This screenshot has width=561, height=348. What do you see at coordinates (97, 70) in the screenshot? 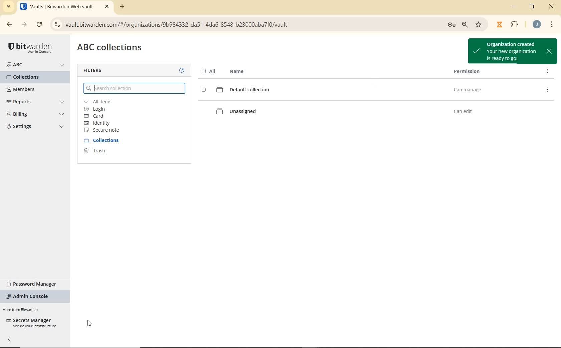
I see `filters` at bounding box center [97, 70].